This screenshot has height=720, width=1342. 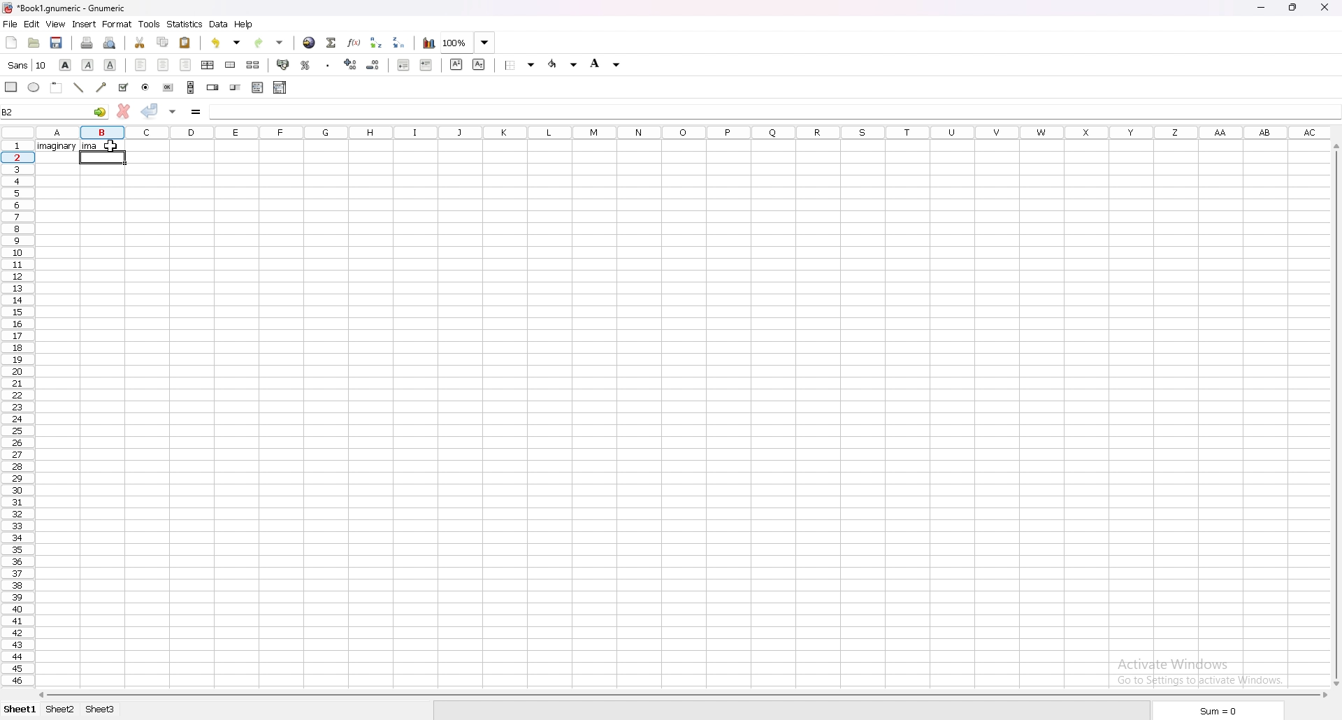 I want to click on sheet, so click(x=63, y=710).